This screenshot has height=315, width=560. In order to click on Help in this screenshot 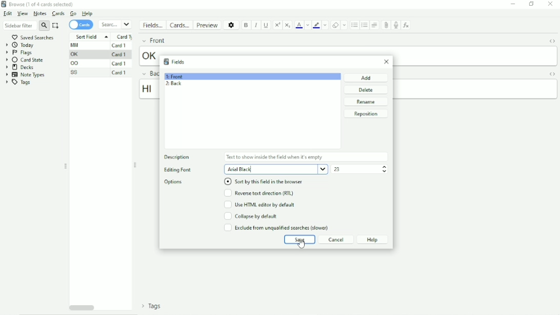, I will do `click(373, 239)`.